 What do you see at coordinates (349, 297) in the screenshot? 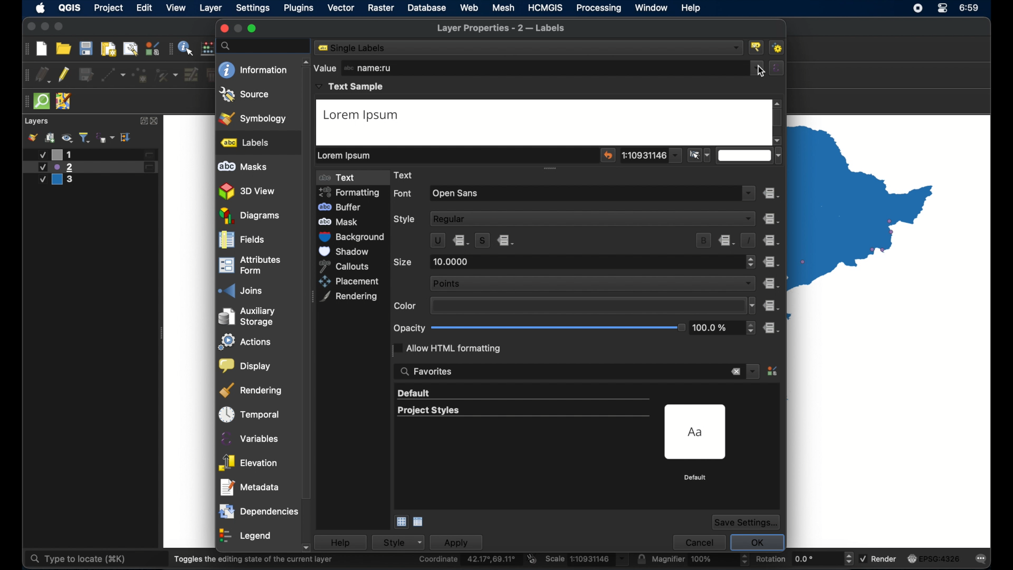
I see `rendering` at bounding box center [349, 297].